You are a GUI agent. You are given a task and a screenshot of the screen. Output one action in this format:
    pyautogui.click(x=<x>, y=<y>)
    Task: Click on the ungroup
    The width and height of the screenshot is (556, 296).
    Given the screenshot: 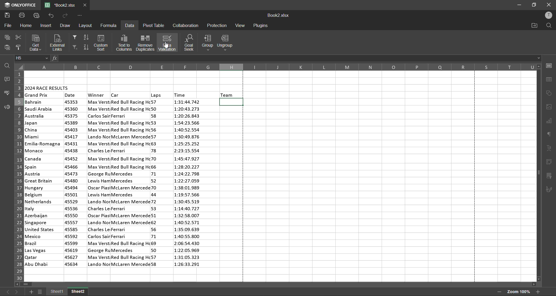 What is the action you would take?
    pyautogui.click(x=227, y=43)
    